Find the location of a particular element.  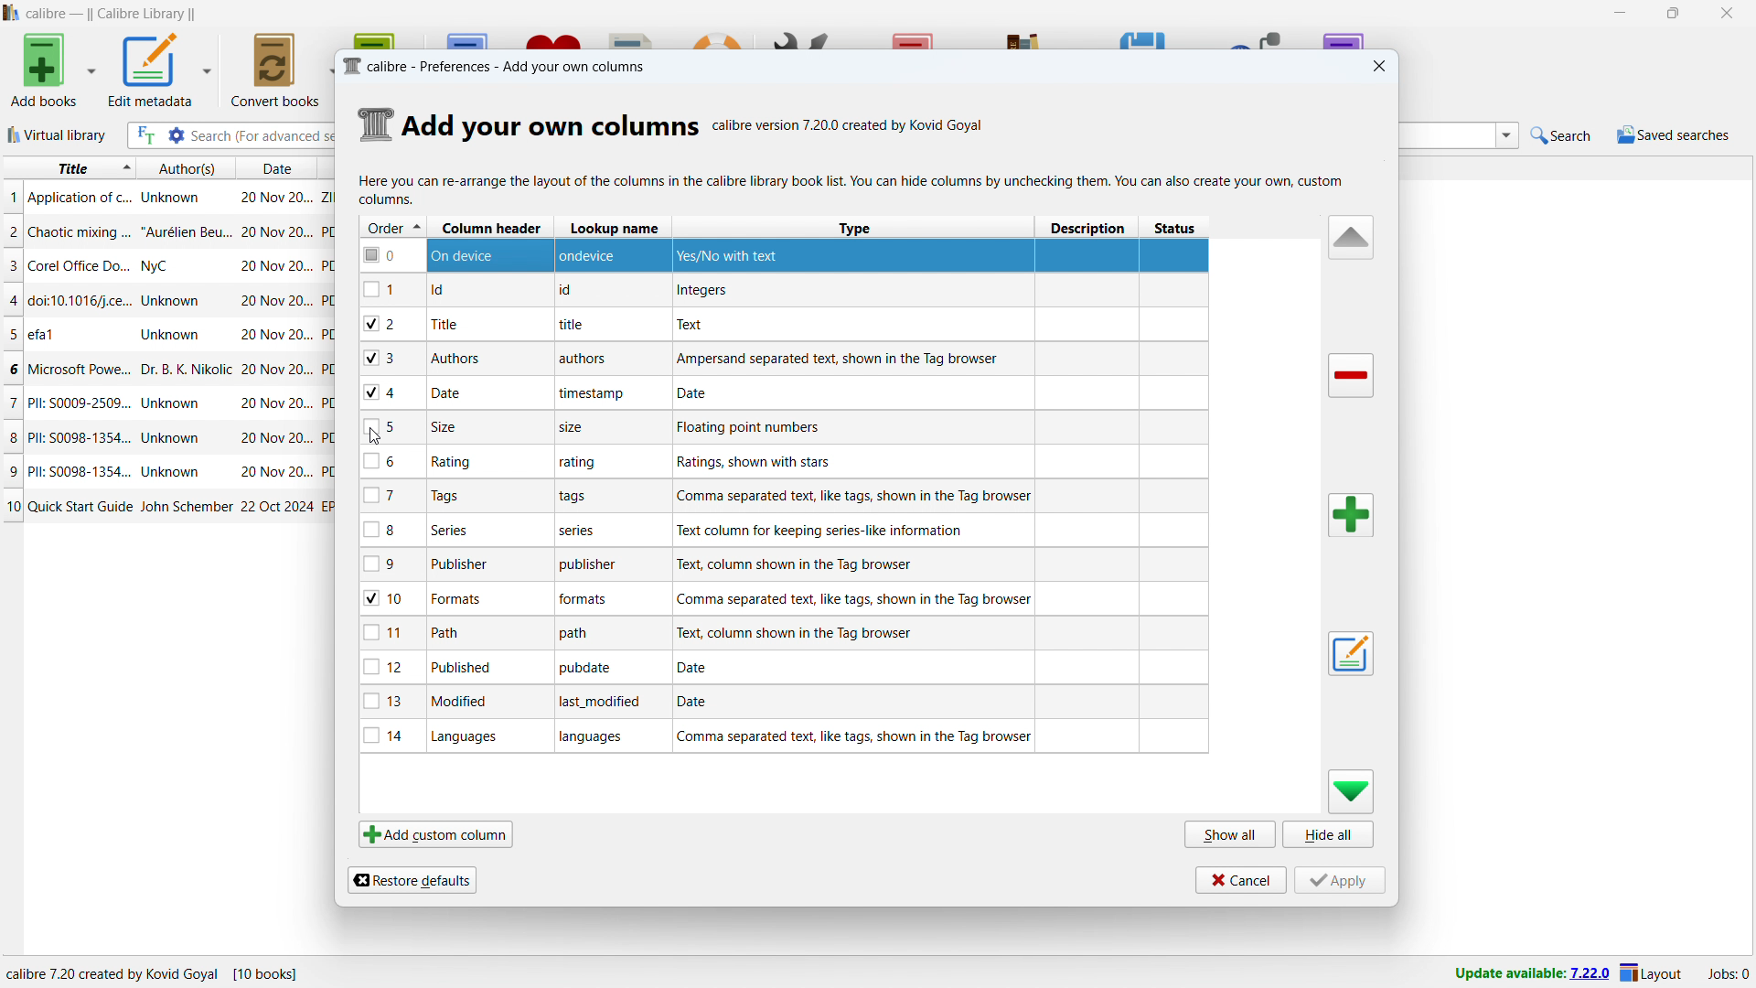

Jobs: 0 is located at coordinates (1727, 972).